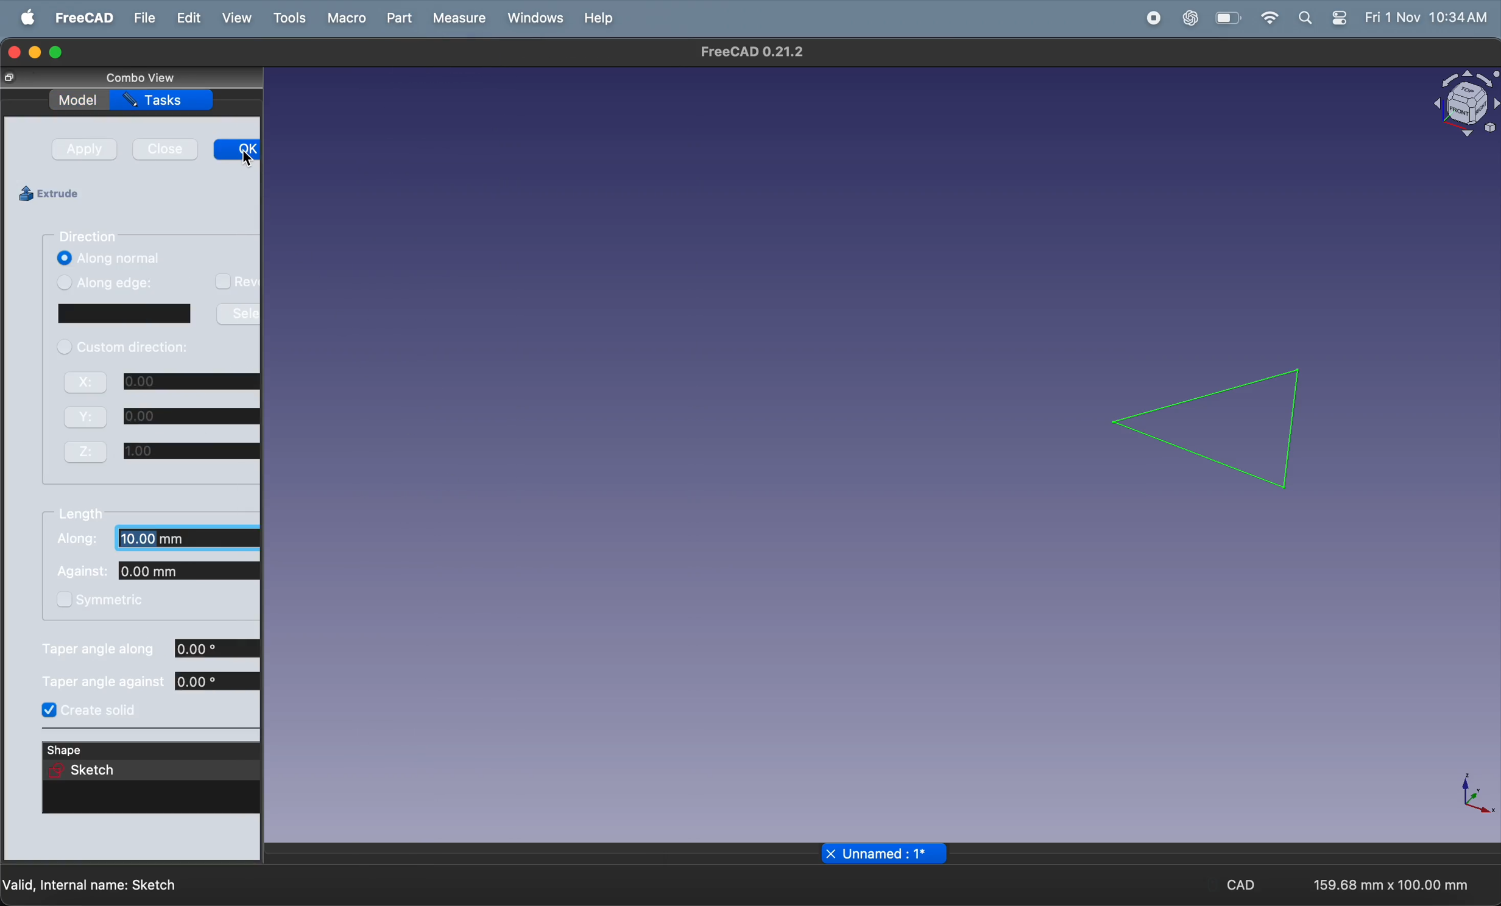 Image resolution: width=1501 pixels, height=906 pixels. I want to click on custom direction, so click(142, 347).